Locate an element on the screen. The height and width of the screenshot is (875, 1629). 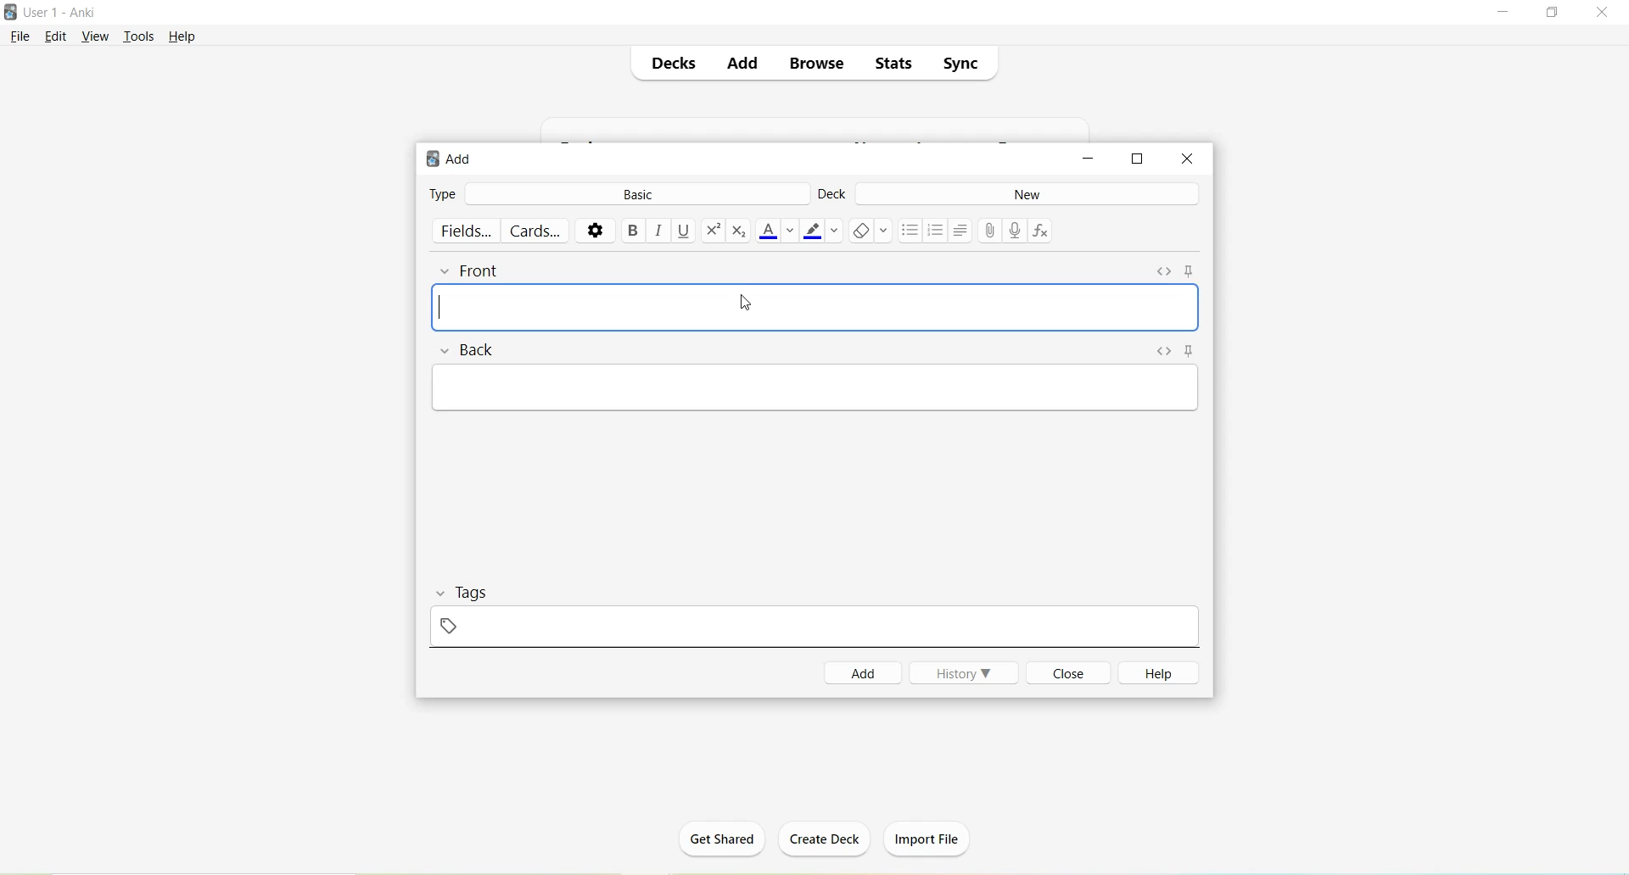
Maximize is located at coordinates (1138, 159).